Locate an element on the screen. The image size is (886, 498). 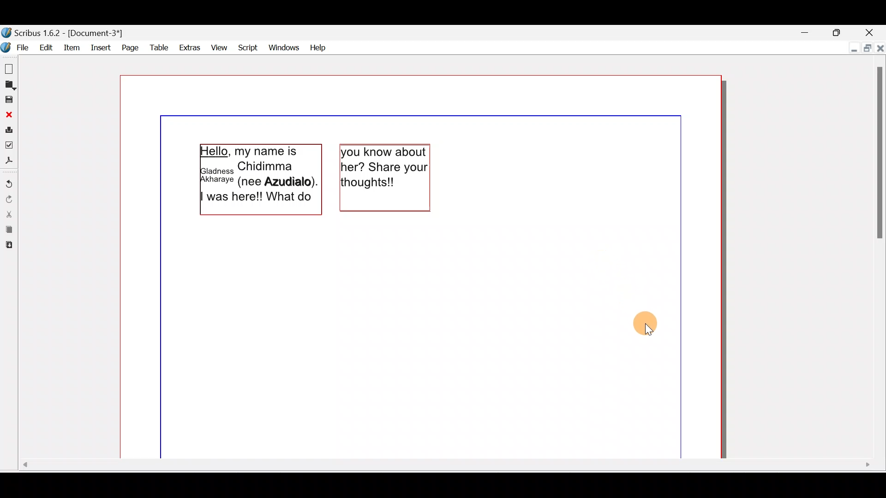
Minimise is located at coordinates (852, 46).